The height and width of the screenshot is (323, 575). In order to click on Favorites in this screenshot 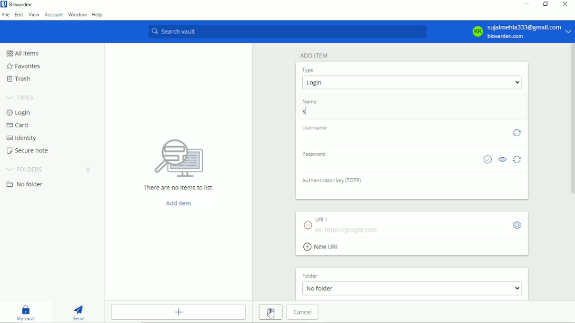, I will do `click(23, 66)`.